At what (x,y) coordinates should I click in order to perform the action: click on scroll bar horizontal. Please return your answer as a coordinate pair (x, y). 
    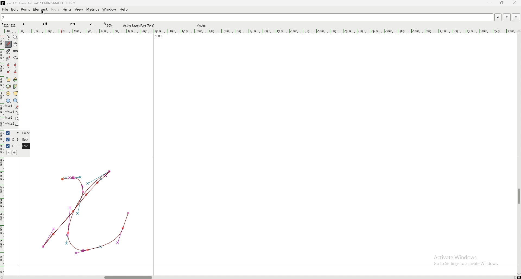
    Looking at the image, I should click on (128, 276).